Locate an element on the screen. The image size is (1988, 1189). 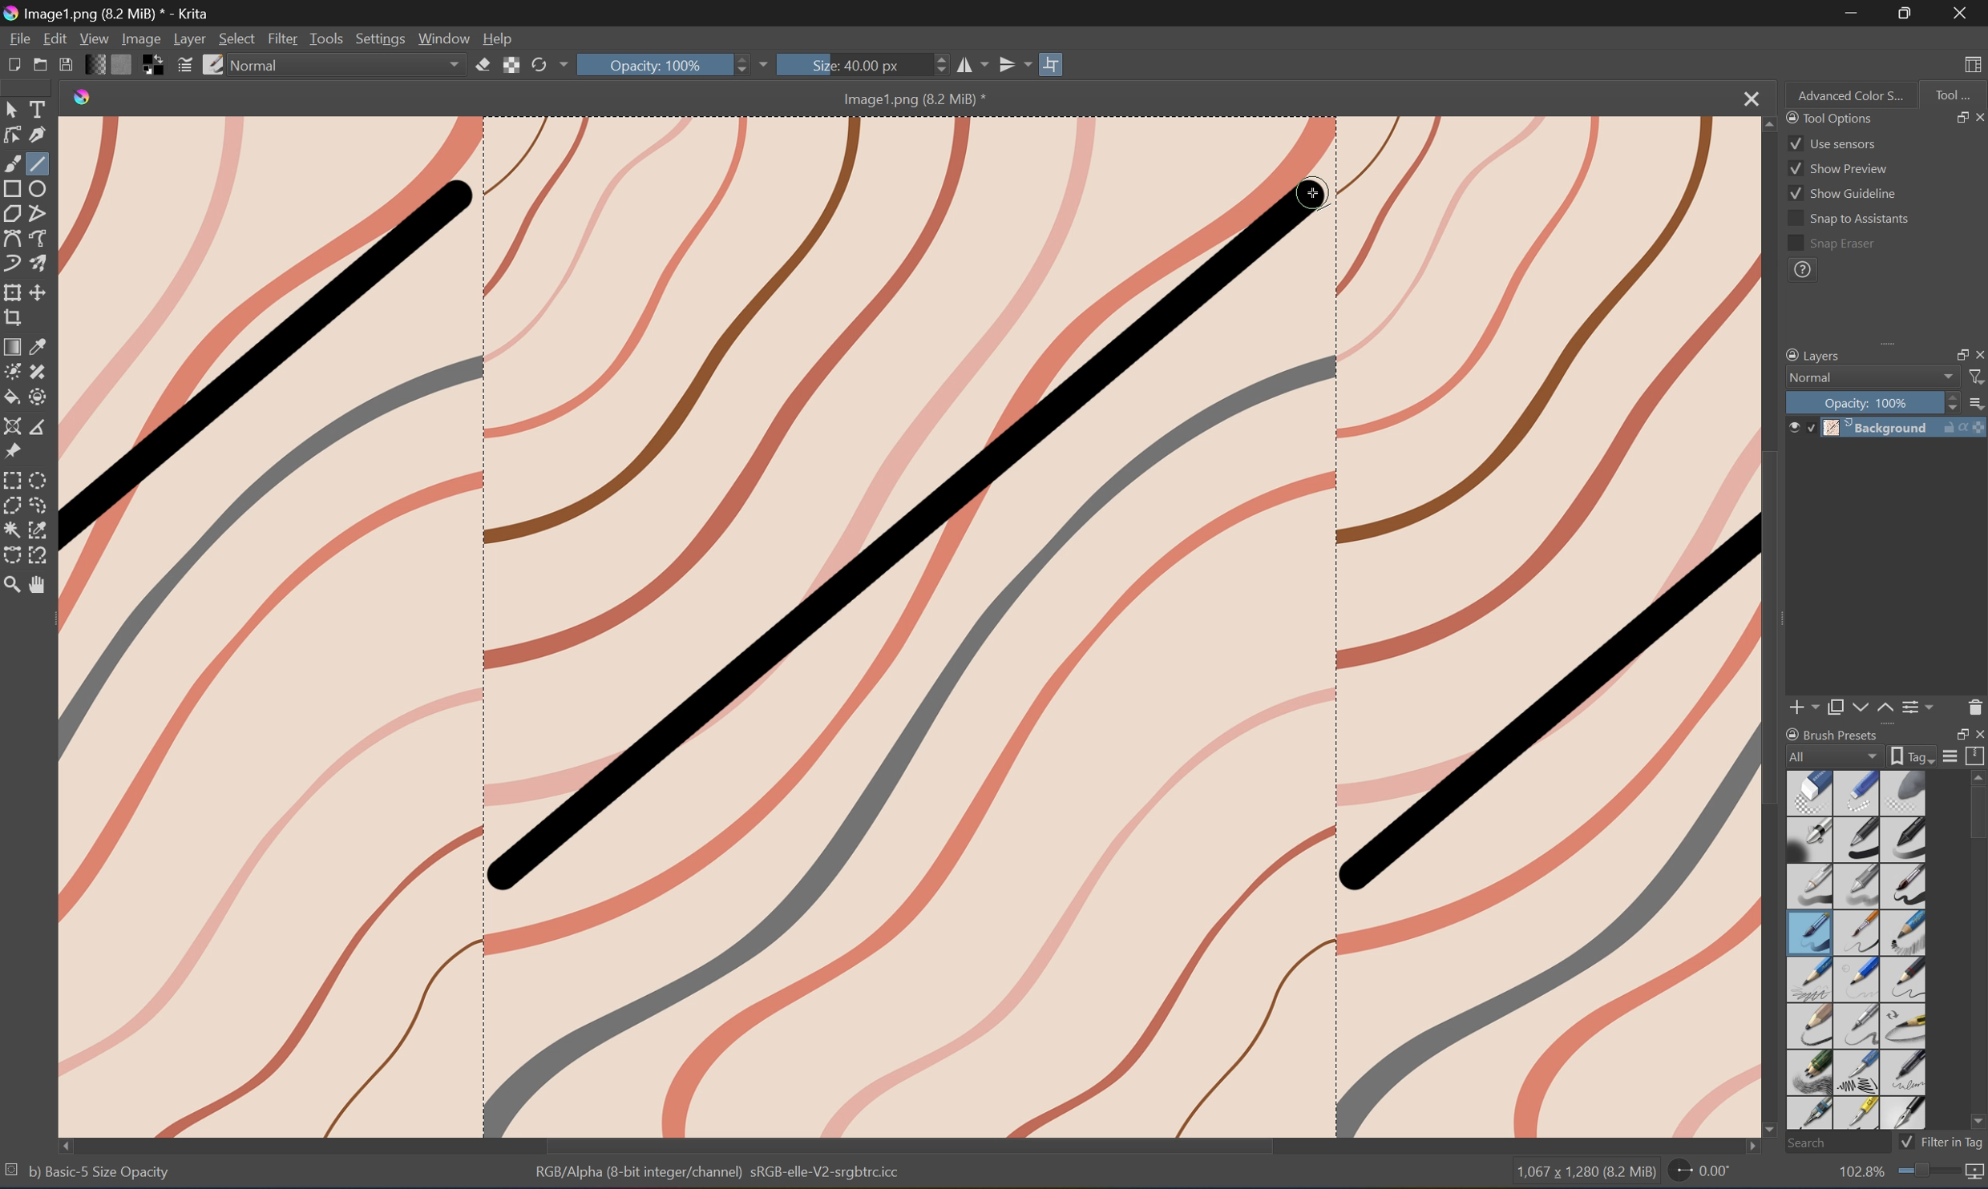
Close is located at coordinates (1747, 99).